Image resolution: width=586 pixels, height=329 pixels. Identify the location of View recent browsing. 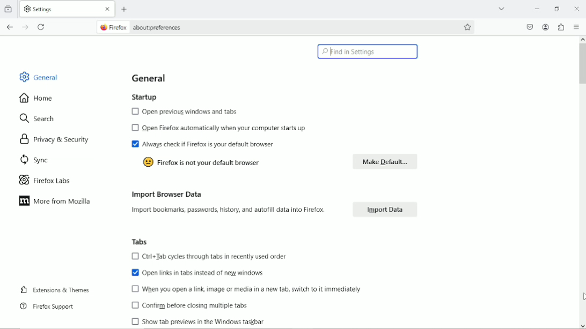
(9, 9).